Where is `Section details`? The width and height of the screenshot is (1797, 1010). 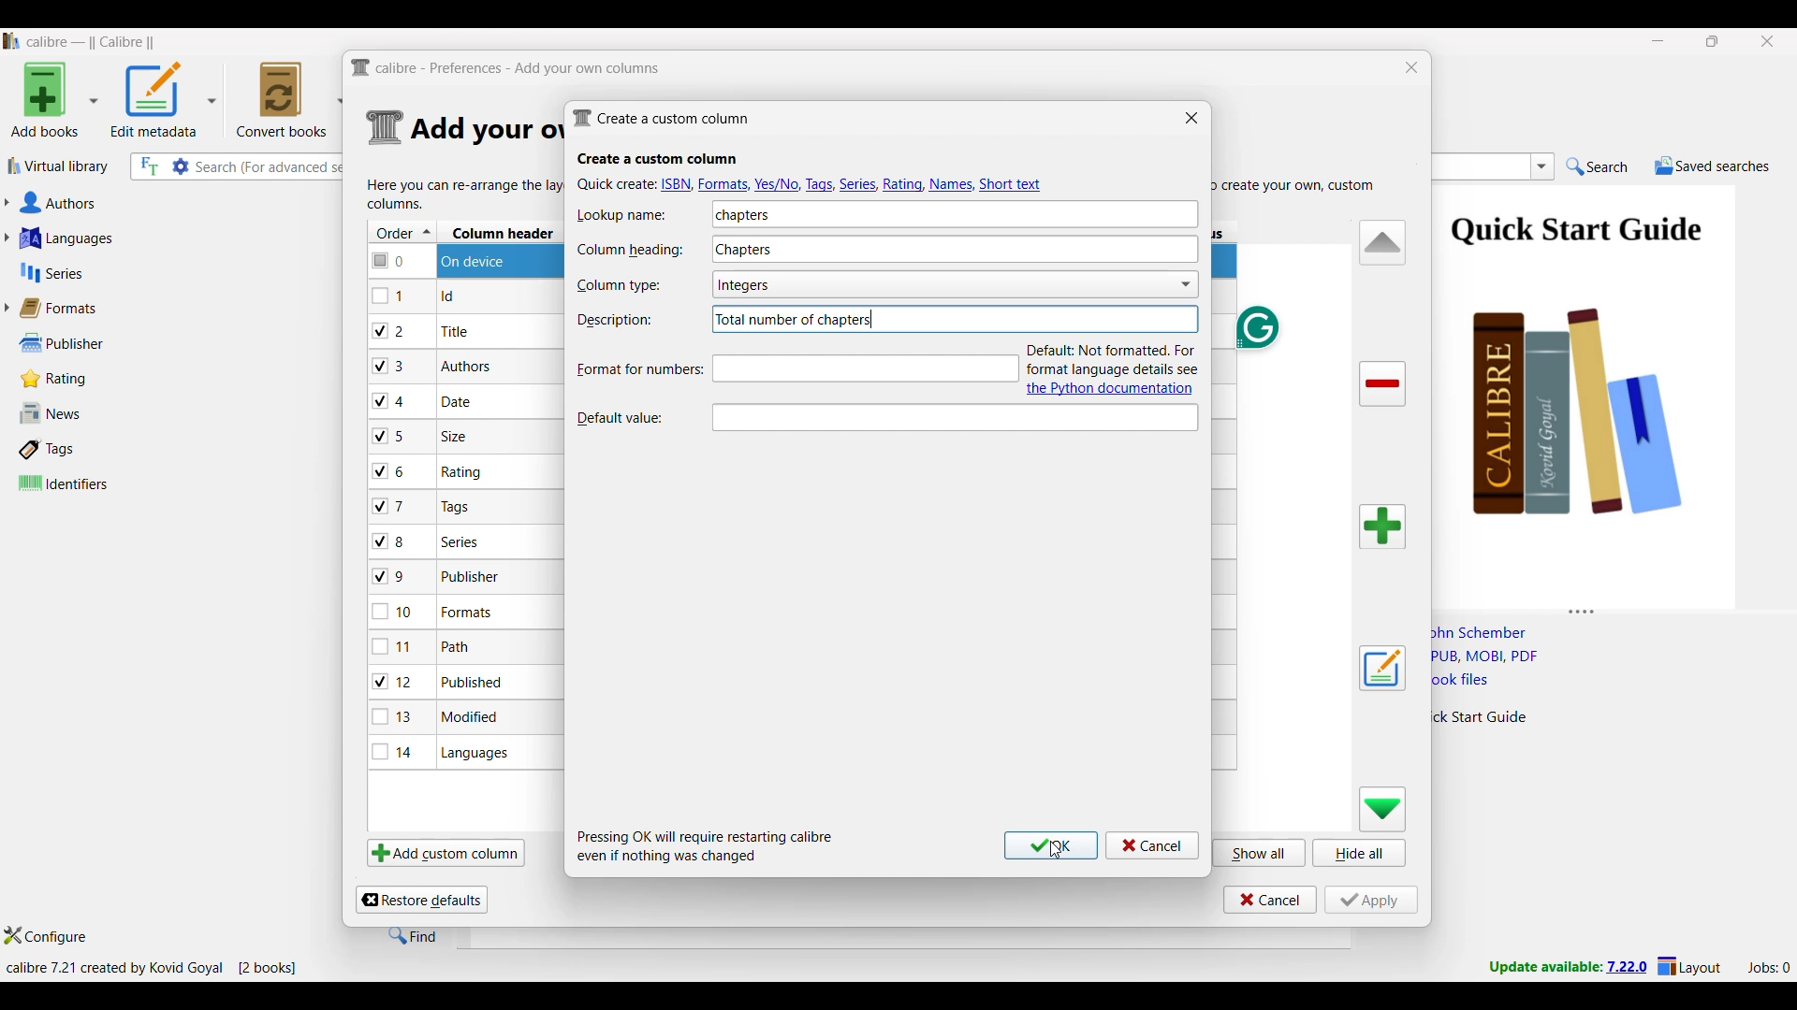 Section details is located at coordinates (484, 130).